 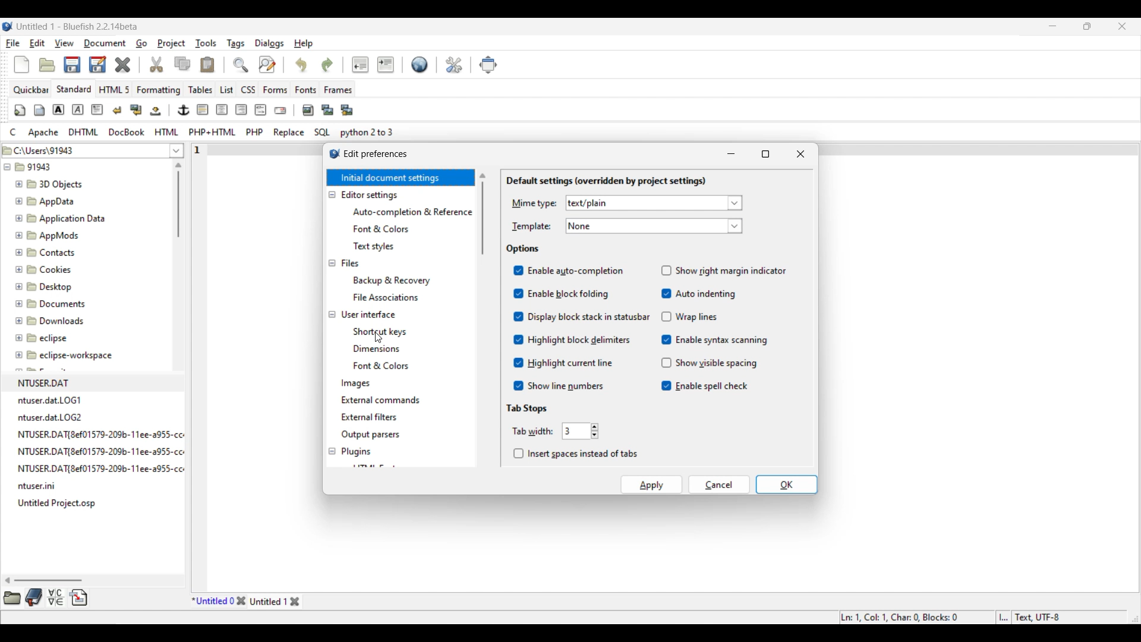 I want to click on List, so click(x=226, y=90).